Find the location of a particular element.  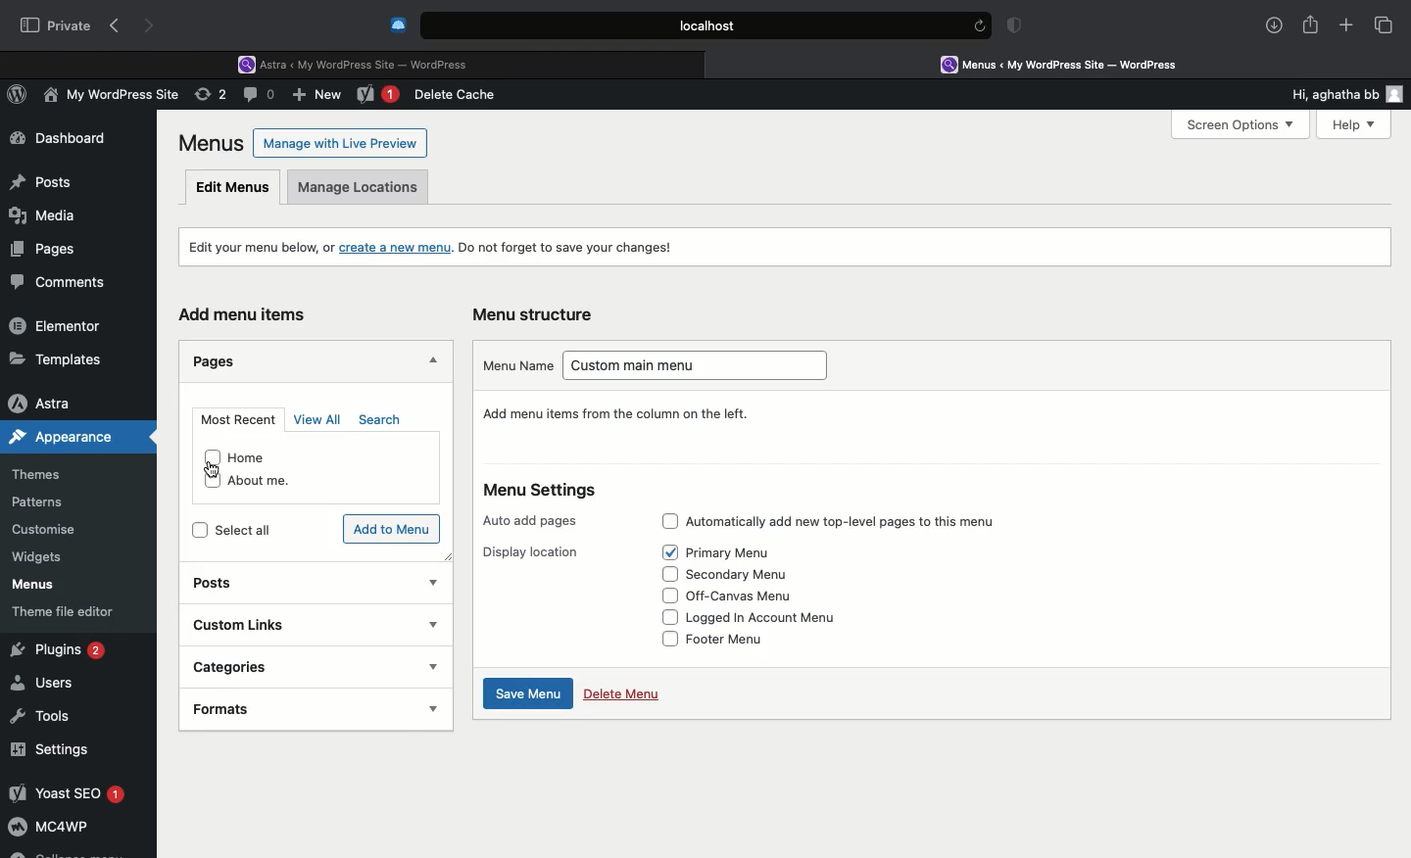

Search is located at coordinates (383, 420).